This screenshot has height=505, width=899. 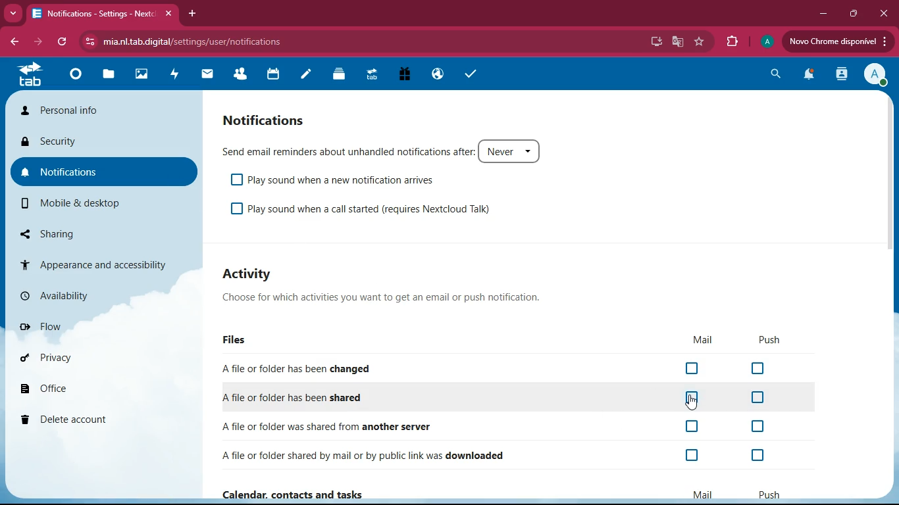 I want to click on notifications, so click(x=806, y=76).